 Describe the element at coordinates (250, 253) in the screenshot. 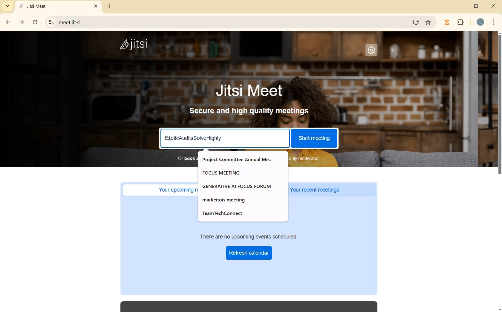

I see `Refresh Calendar` at that location.